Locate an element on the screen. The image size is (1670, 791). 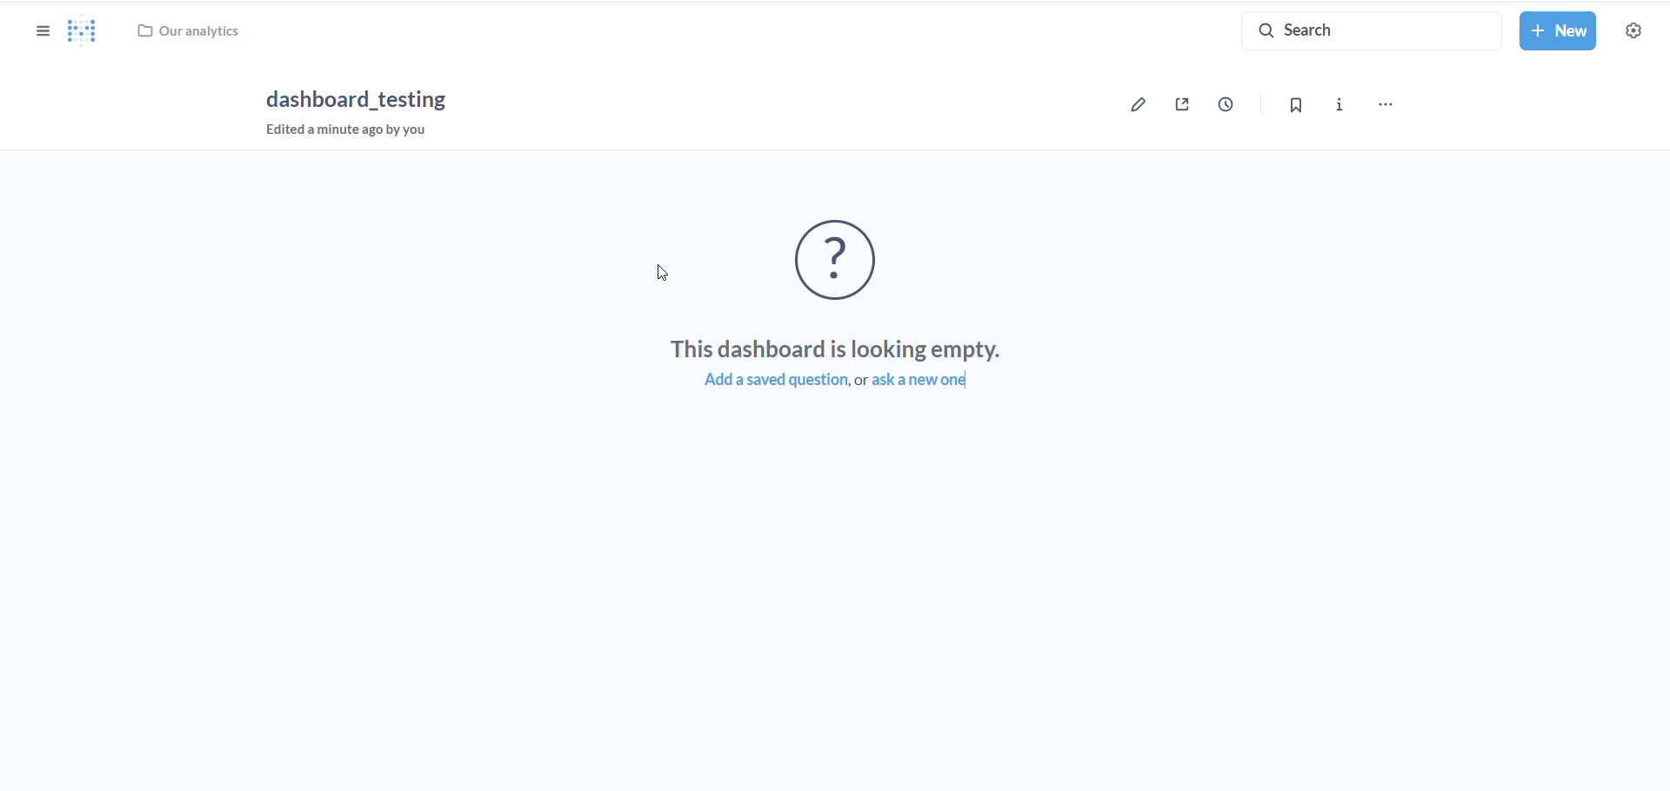
Add a saved question, or ask a new one is located at coordinates (836, 385).